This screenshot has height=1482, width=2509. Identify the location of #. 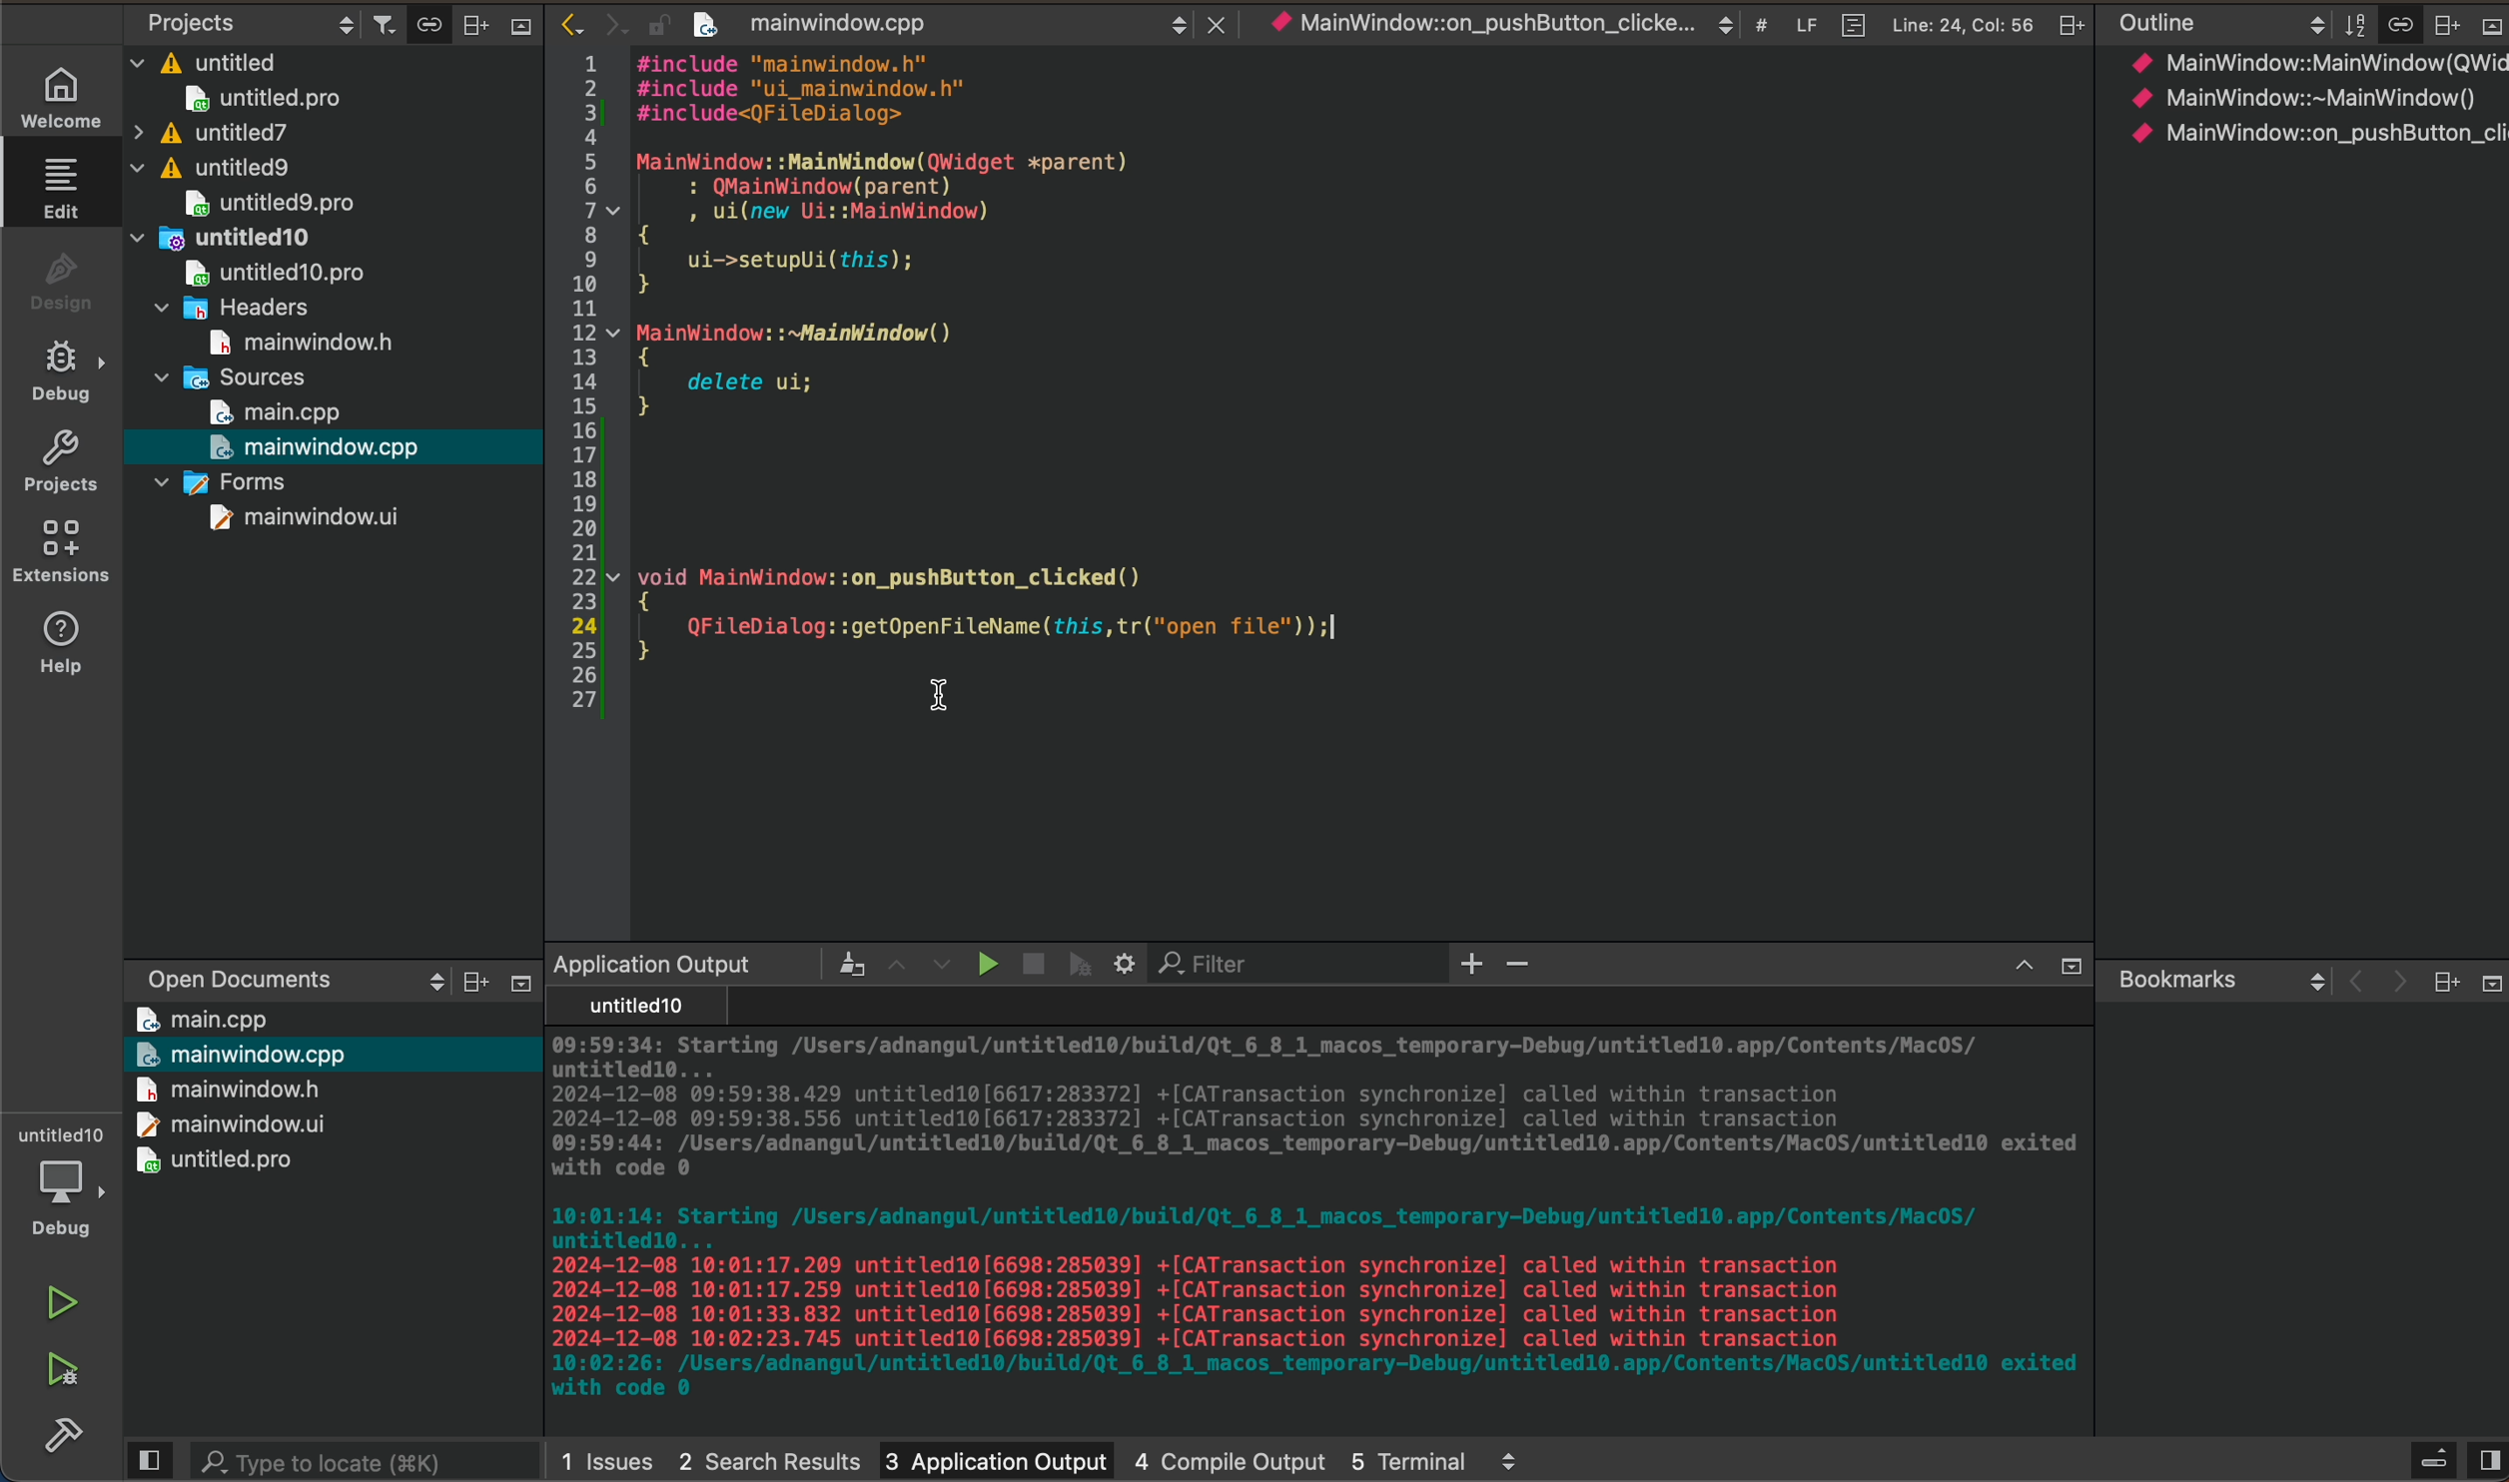
(1759, 27).